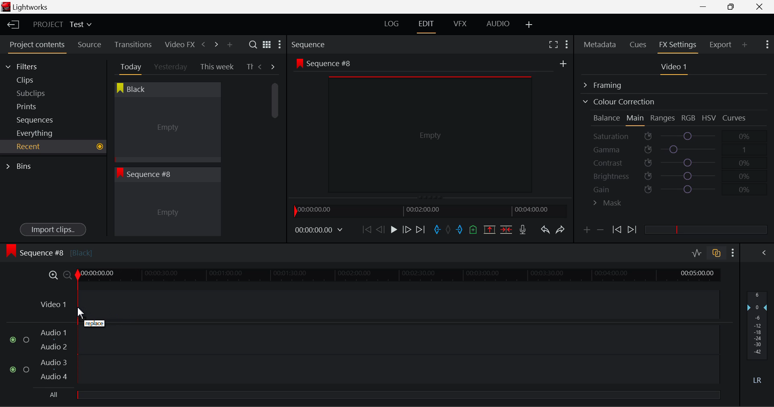  I want to click on Bins, so click(21, 165).